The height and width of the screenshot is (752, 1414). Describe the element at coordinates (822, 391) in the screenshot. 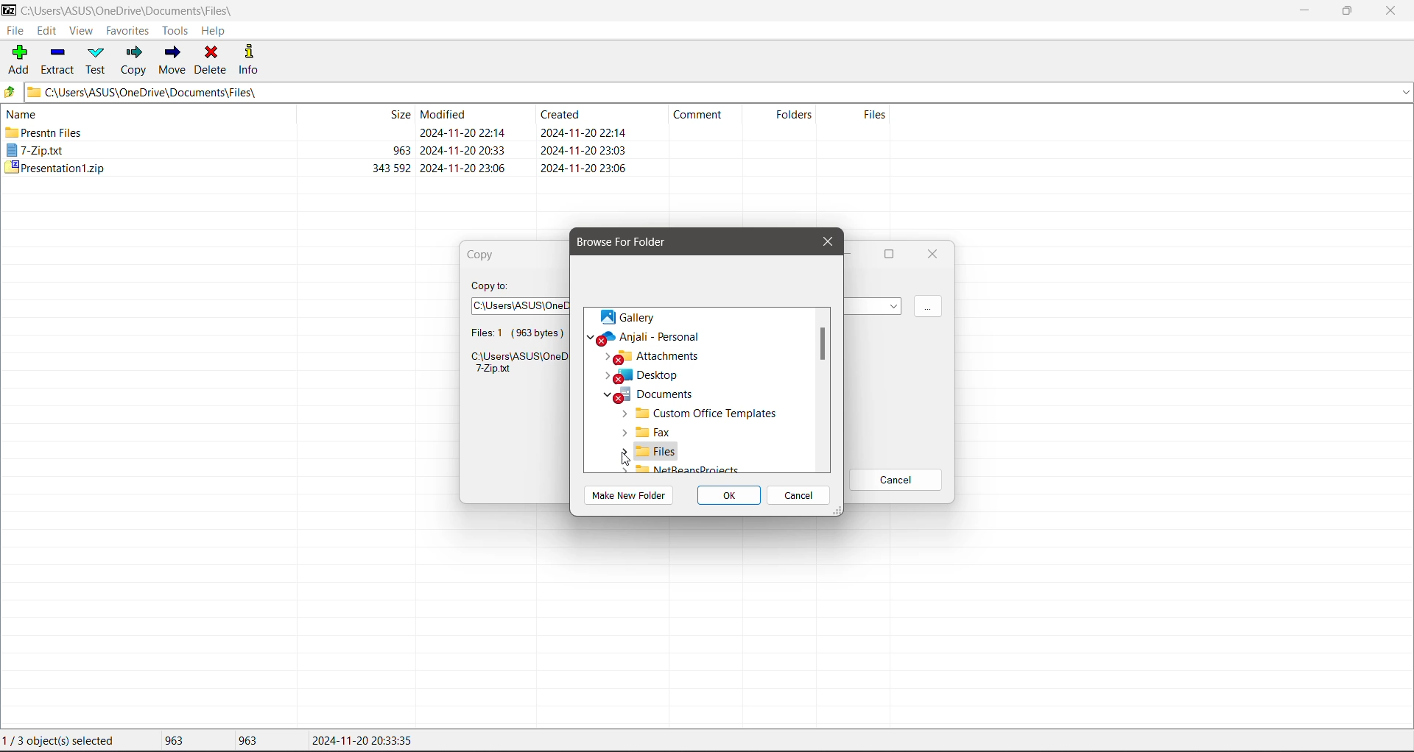

I see `Vertical Scroll Bar` at that location.